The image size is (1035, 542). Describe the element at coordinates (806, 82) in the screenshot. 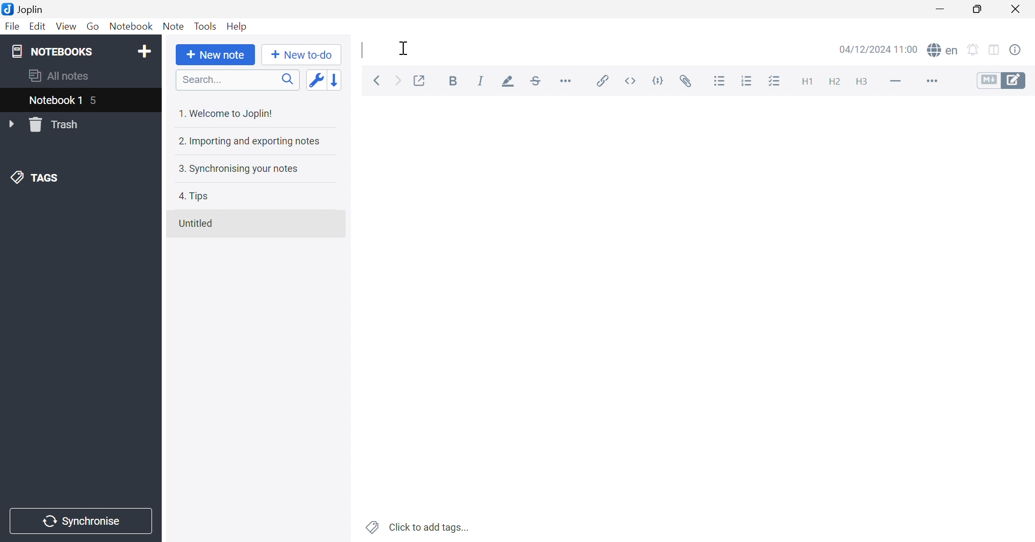

I see `Heading 1` at that location.